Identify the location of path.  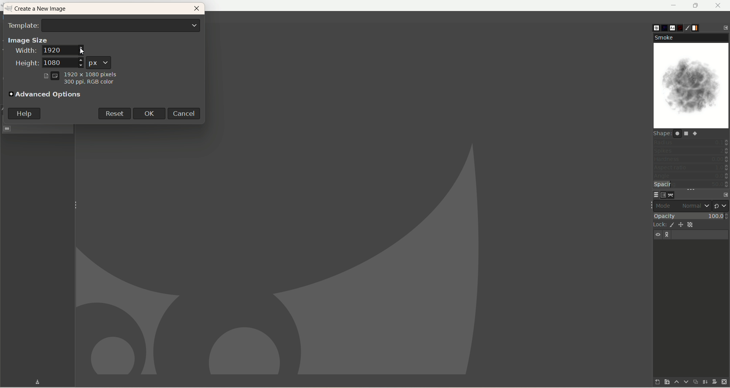
(671, 195).